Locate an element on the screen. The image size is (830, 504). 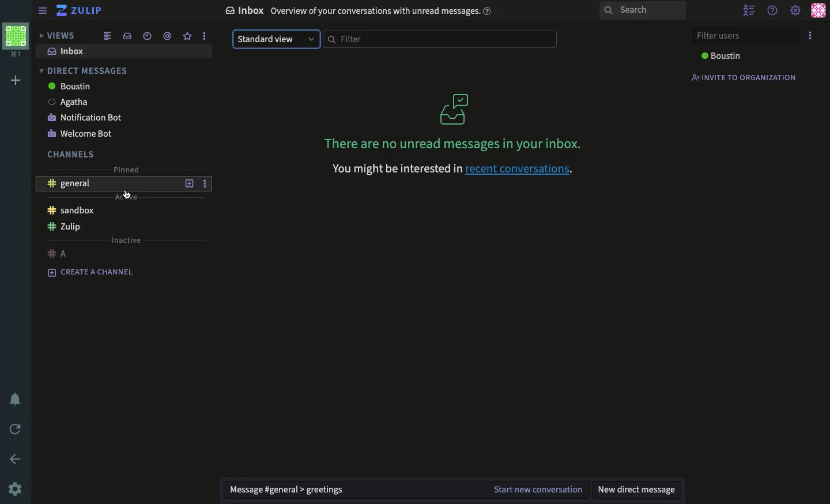
© Inbox Overview of your conversations with unread messages. @ is located at coordinates (361, 13).